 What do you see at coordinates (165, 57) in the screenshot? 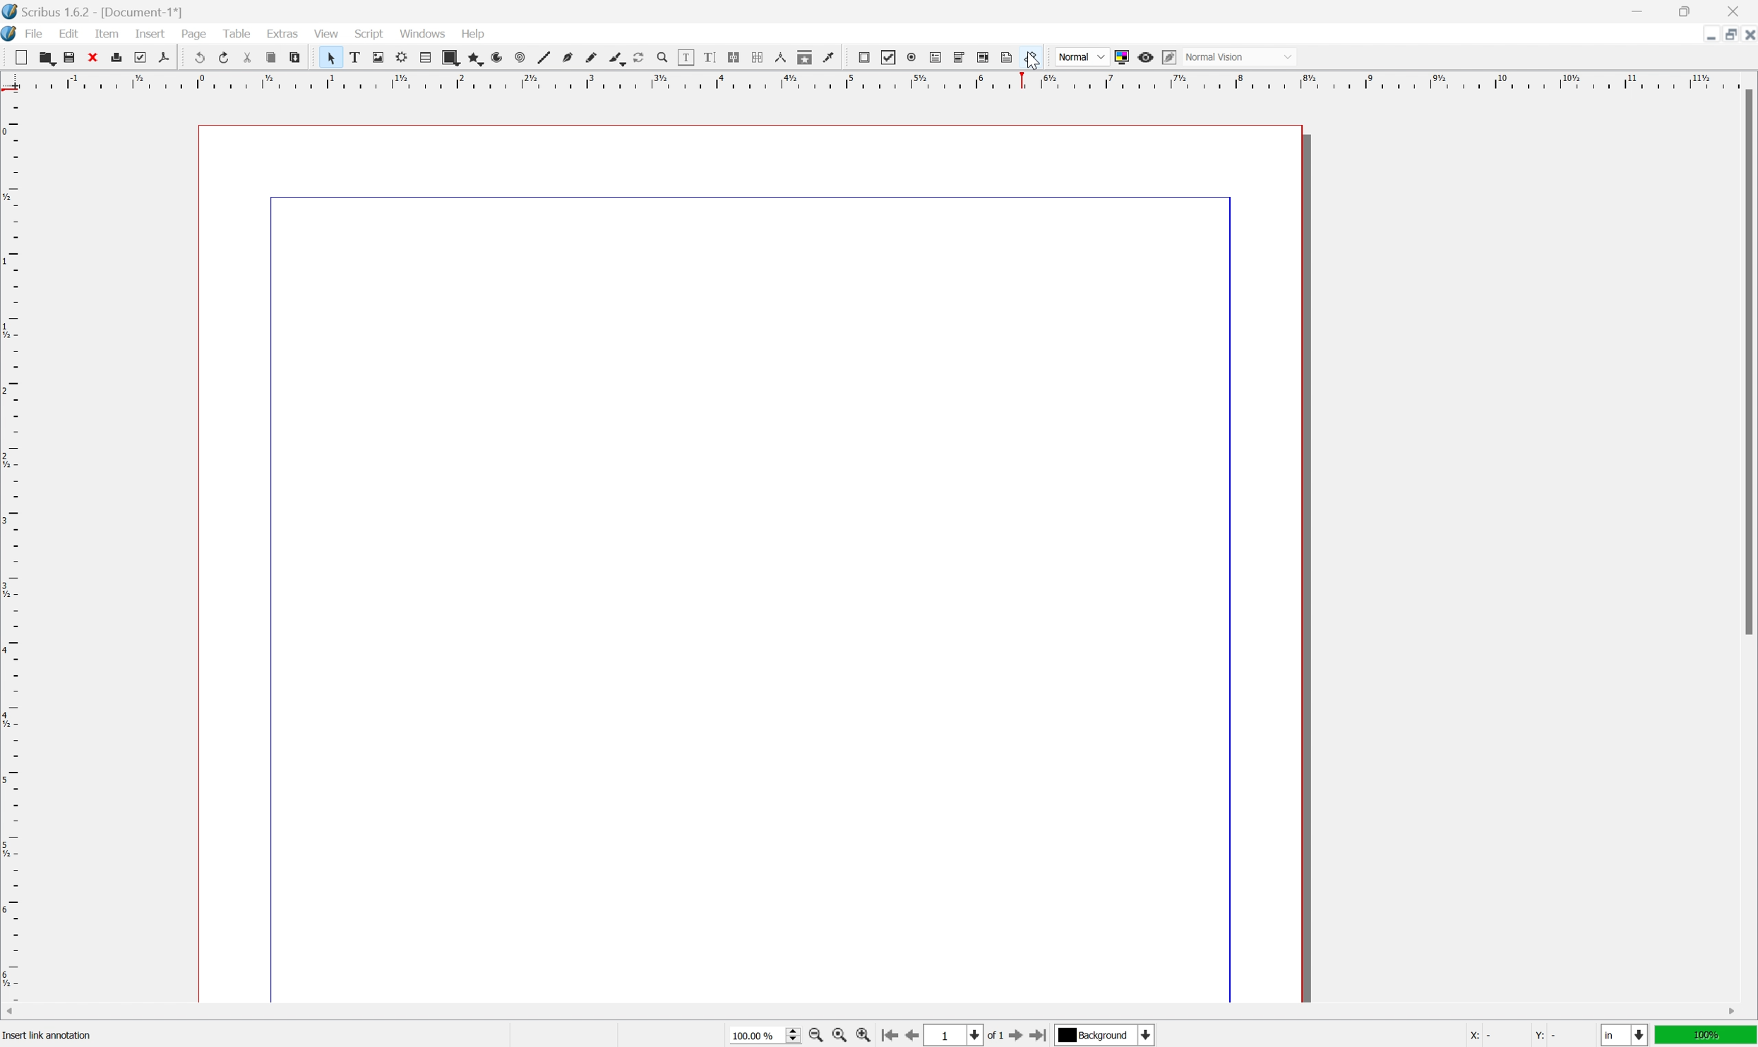
I see `save as pdf` at bounding box center [165, 57].